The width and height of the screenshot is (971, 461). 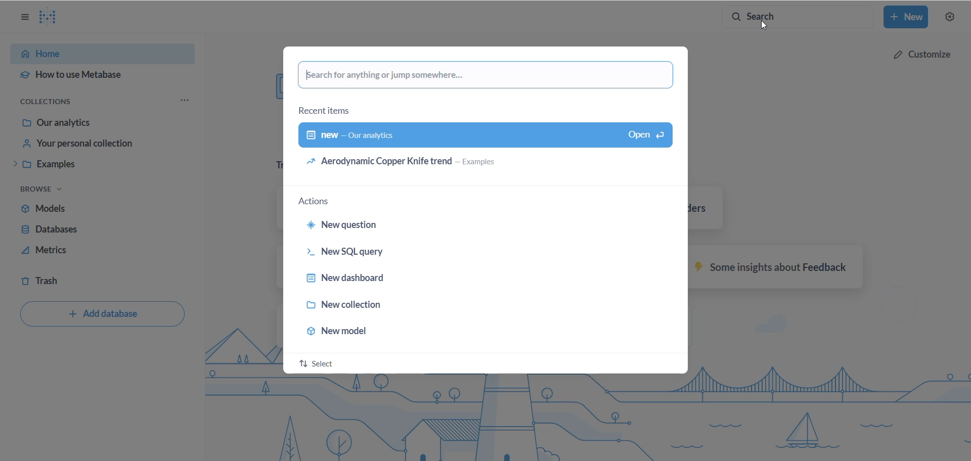 What do you see at coordinates (91, 146) in the screenshot?
I see `your personal collection` at bounding box center [91, 146].